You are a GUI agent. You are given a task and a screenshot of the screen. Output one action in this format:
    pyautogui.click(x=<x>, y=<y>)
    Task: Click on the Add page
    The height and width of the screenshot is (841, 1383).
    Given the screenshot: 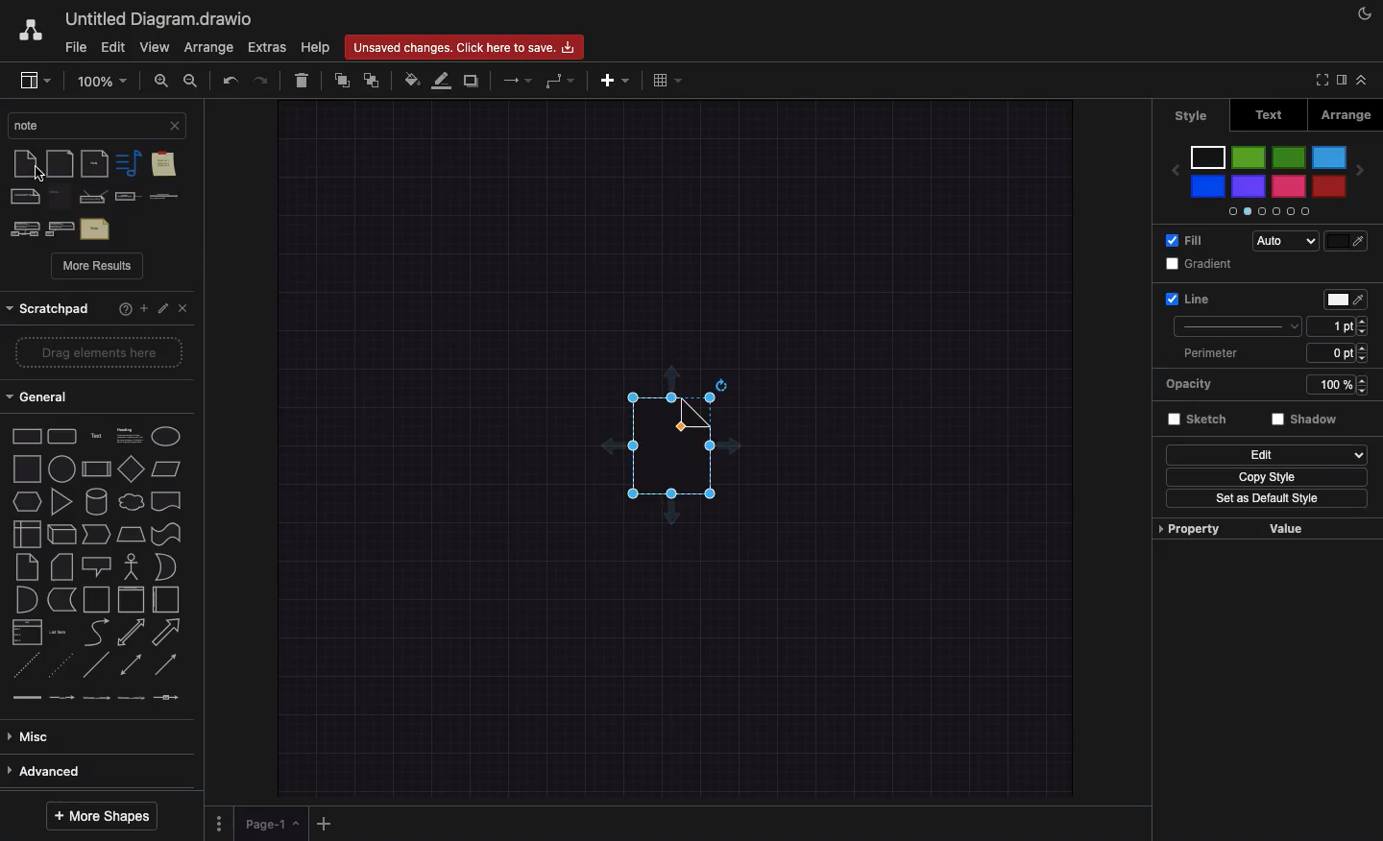 What is the action you would take?
    pyautogui.click(x=323, y=825)
    